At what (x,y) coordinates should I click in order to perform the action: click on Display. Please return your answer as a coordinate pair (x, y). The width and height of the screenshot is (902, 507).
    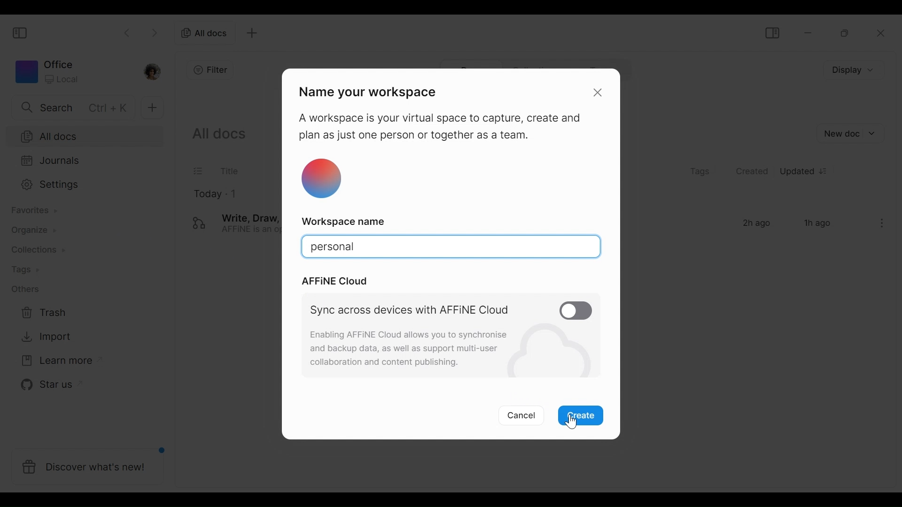
    Looking at the image, I should click on (853, 71).